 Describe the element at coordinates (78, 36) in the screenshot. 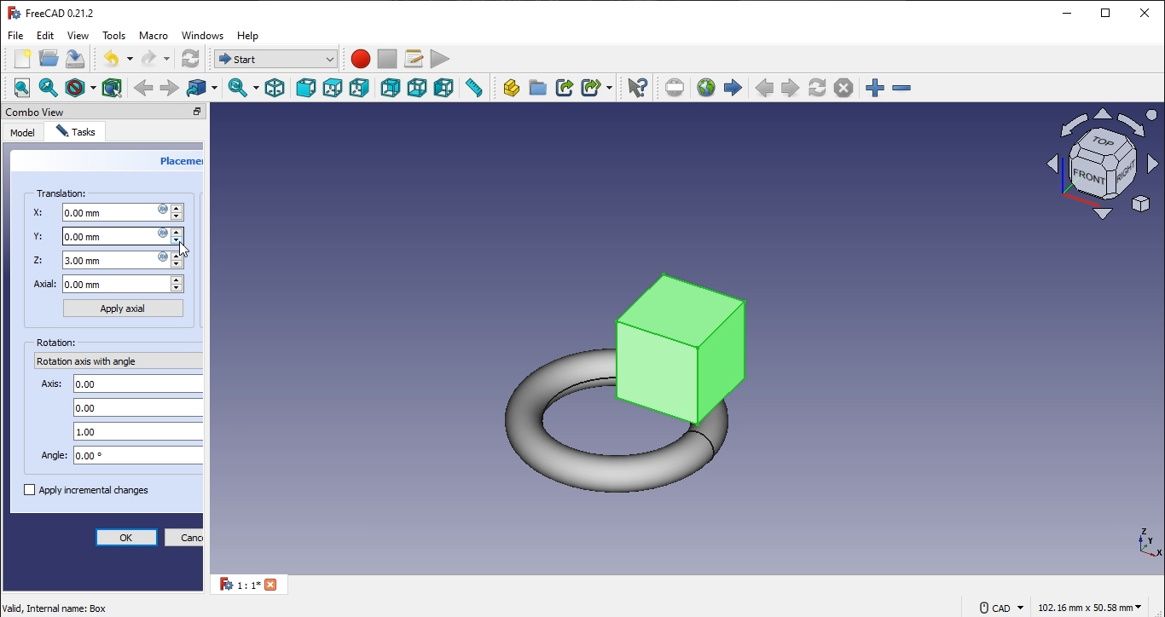

I see `view` at that location.